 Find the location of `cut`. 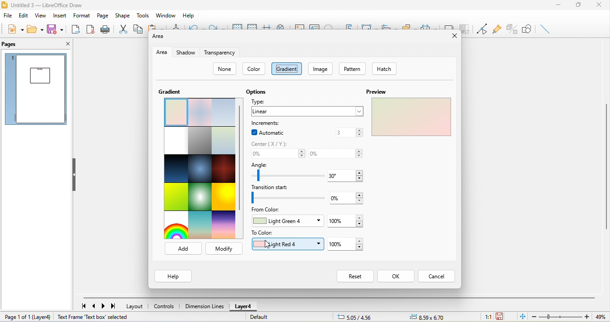

cut is located at coordinates (124, 29).